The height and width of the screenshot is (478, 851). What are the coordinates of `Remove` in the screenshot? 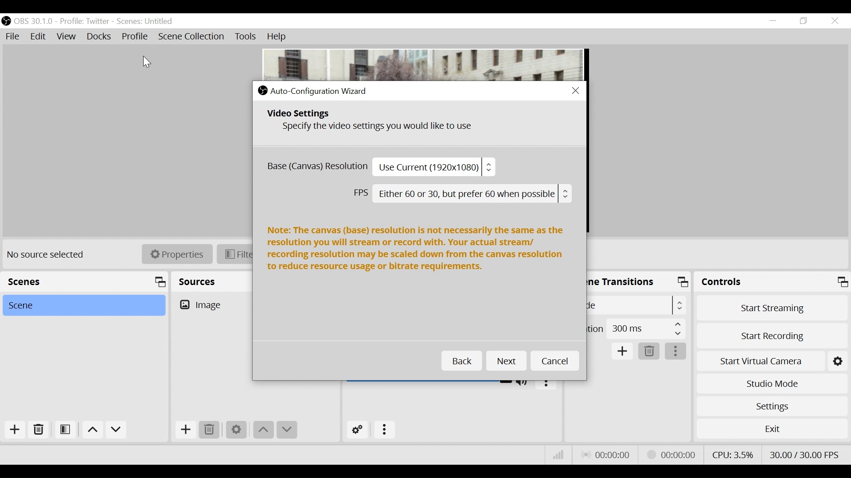 It's located at (38, 432).